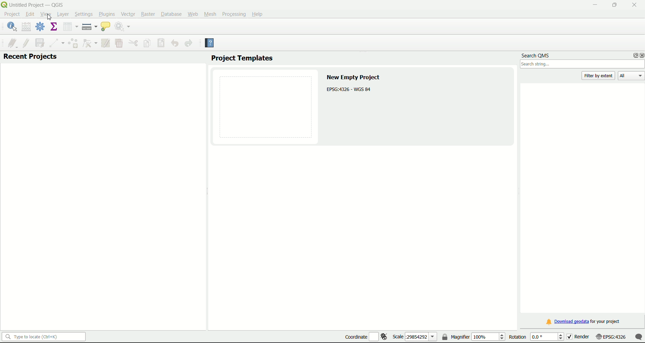 Image resolution: width=645 pixels, height=343 pixels. I want to click on minimize/maximize, so click(614, 5).